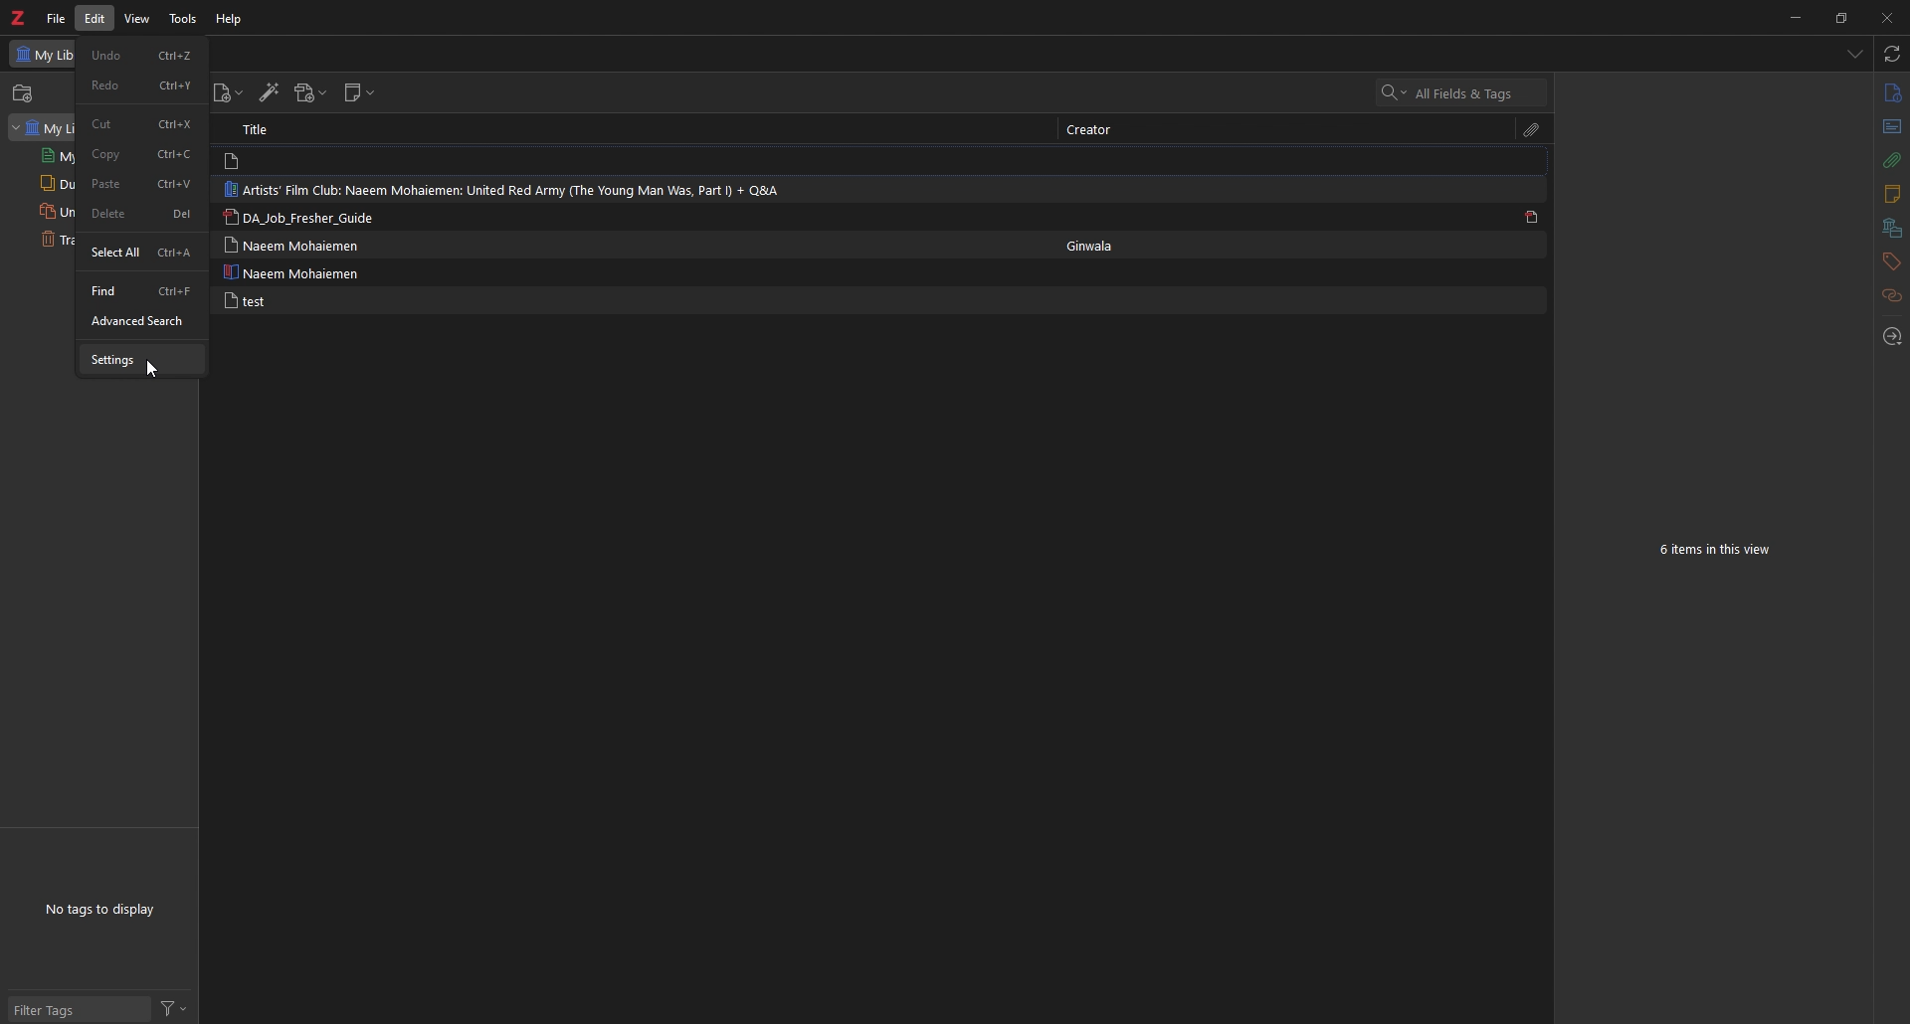  I want to click on cursor, so click(155, 370).